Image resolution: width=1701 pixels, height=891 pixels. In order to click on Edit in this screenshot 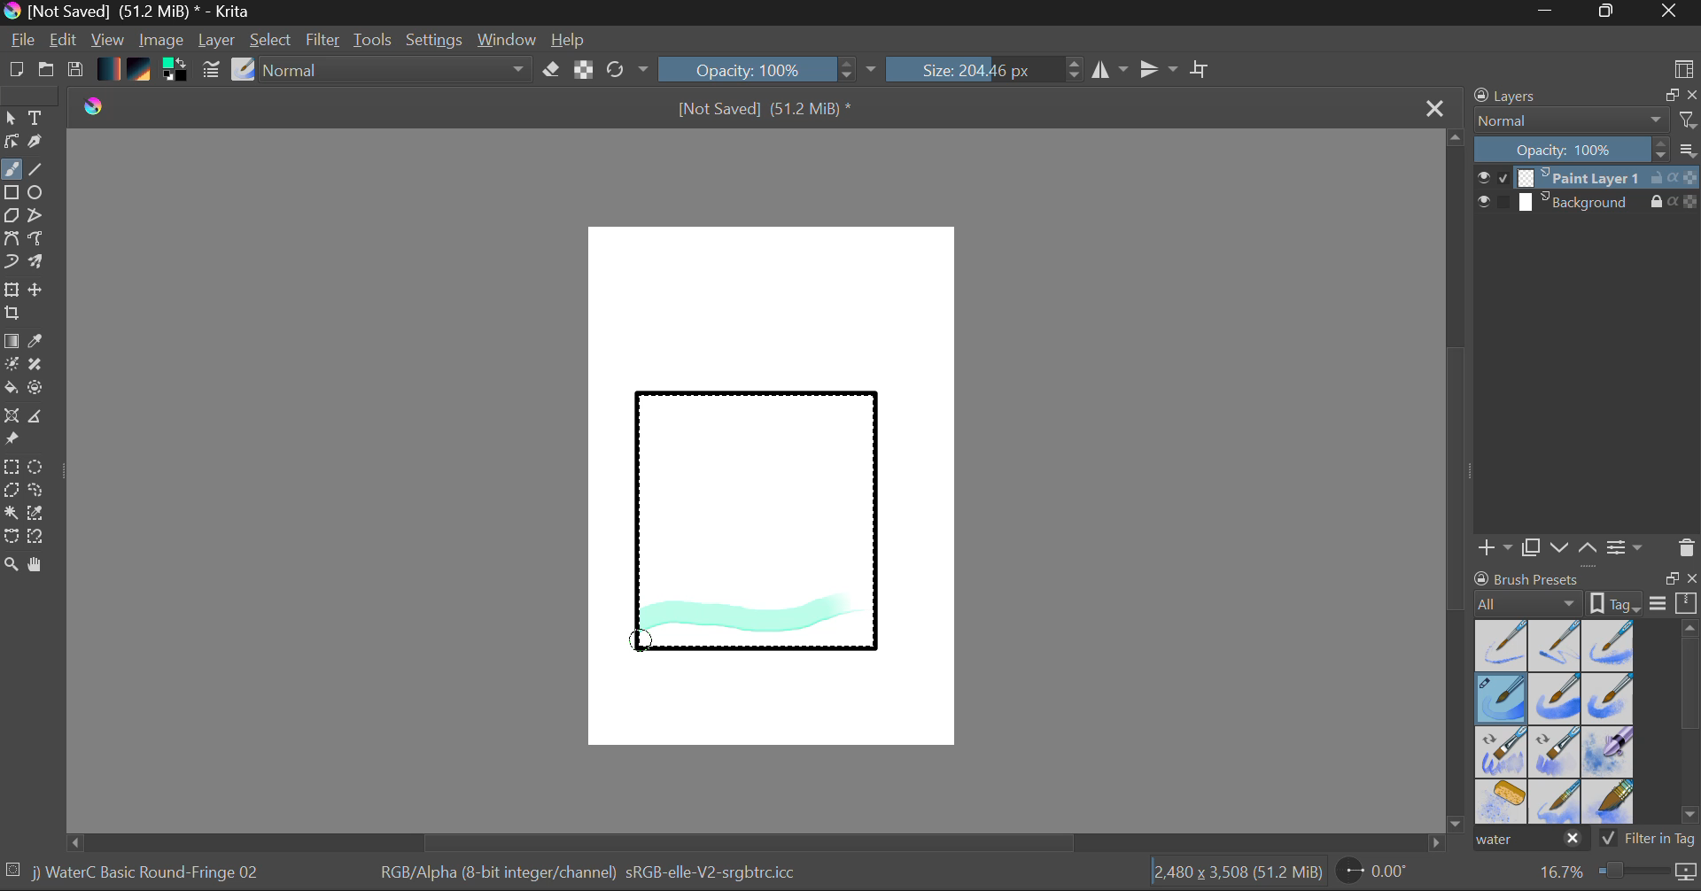, I will do `click(64, 42)`.